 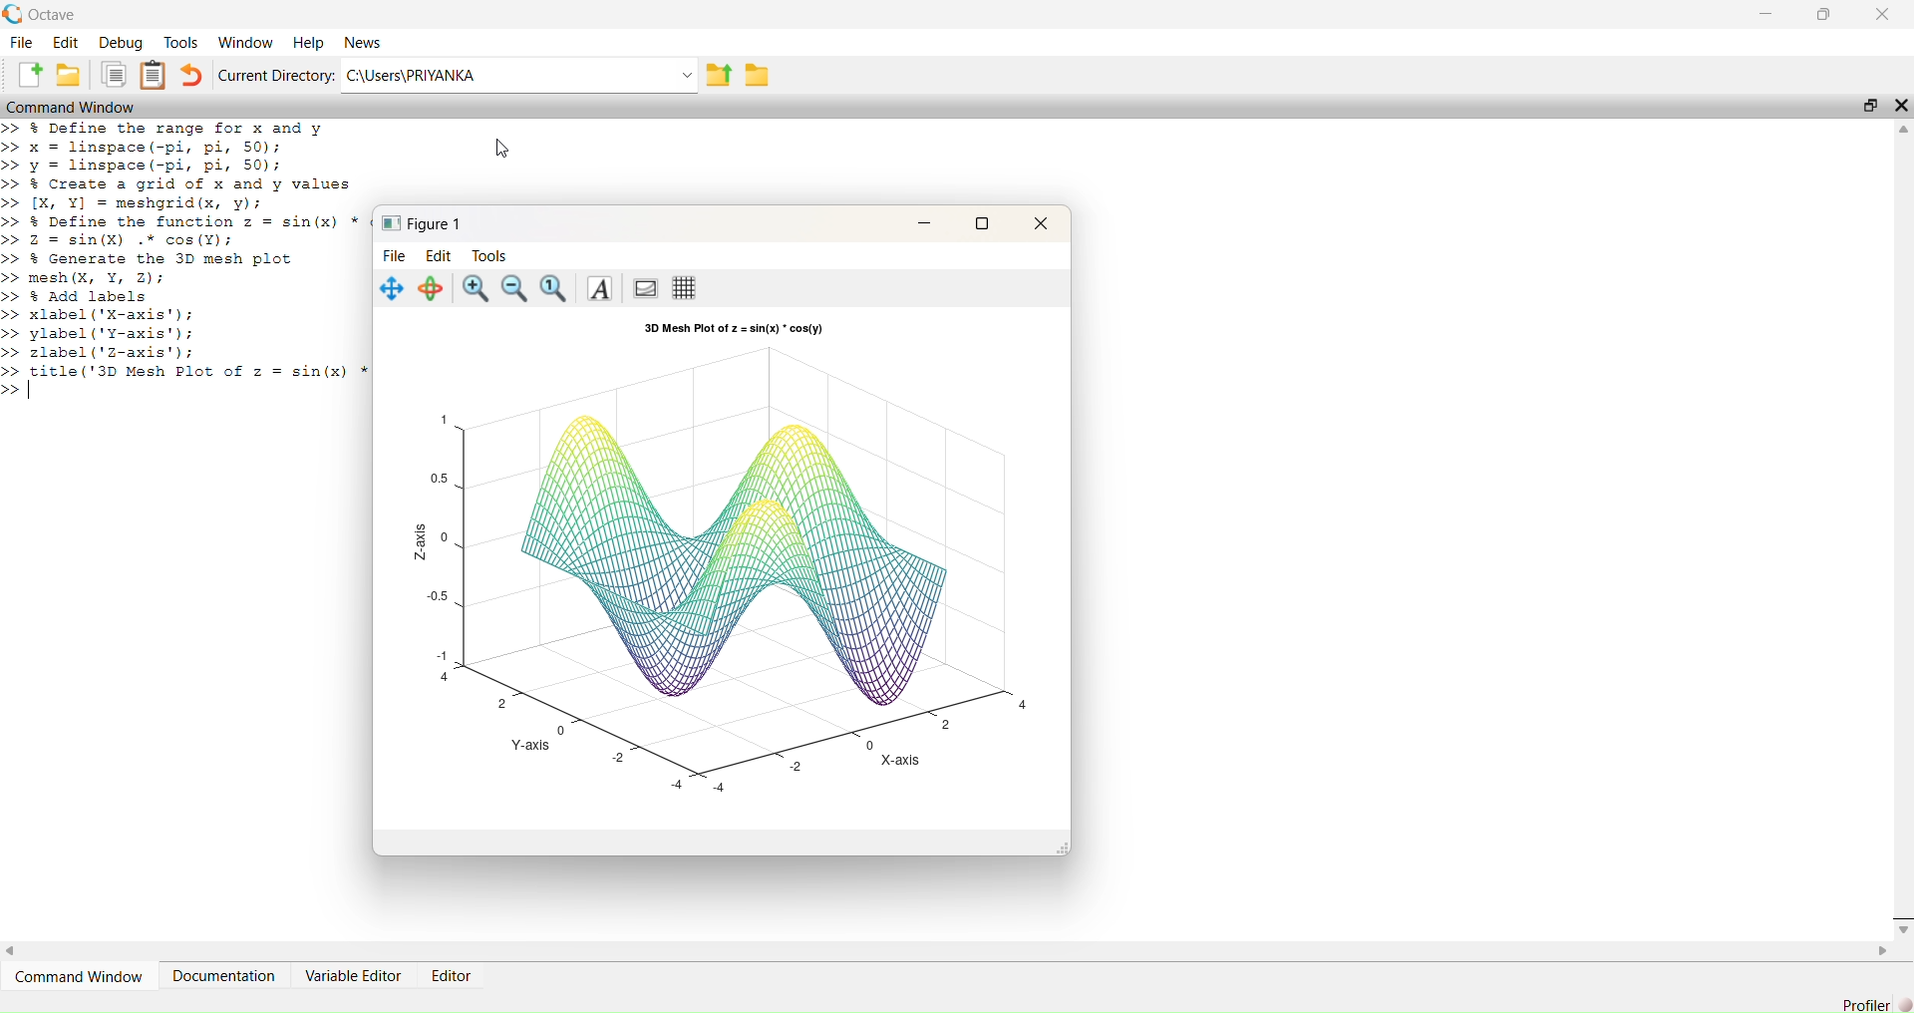 I want to click on Plot, so click(x=735, y=573).